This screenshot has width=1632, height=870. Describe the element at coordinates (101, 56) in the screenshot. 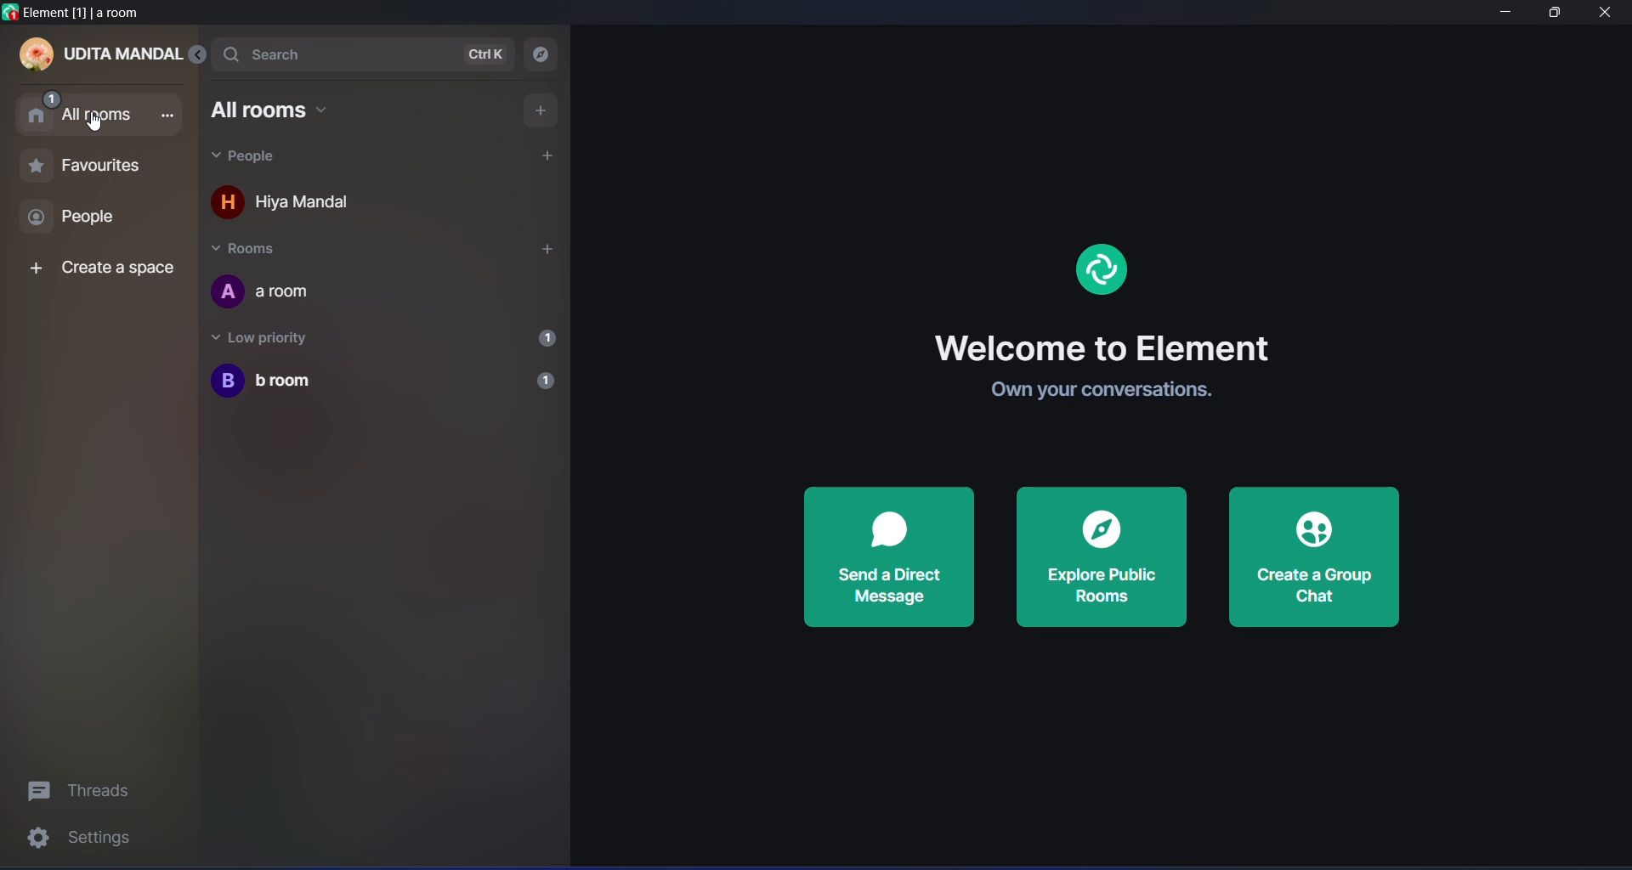

I see `UDITA MANDAL` at that location.